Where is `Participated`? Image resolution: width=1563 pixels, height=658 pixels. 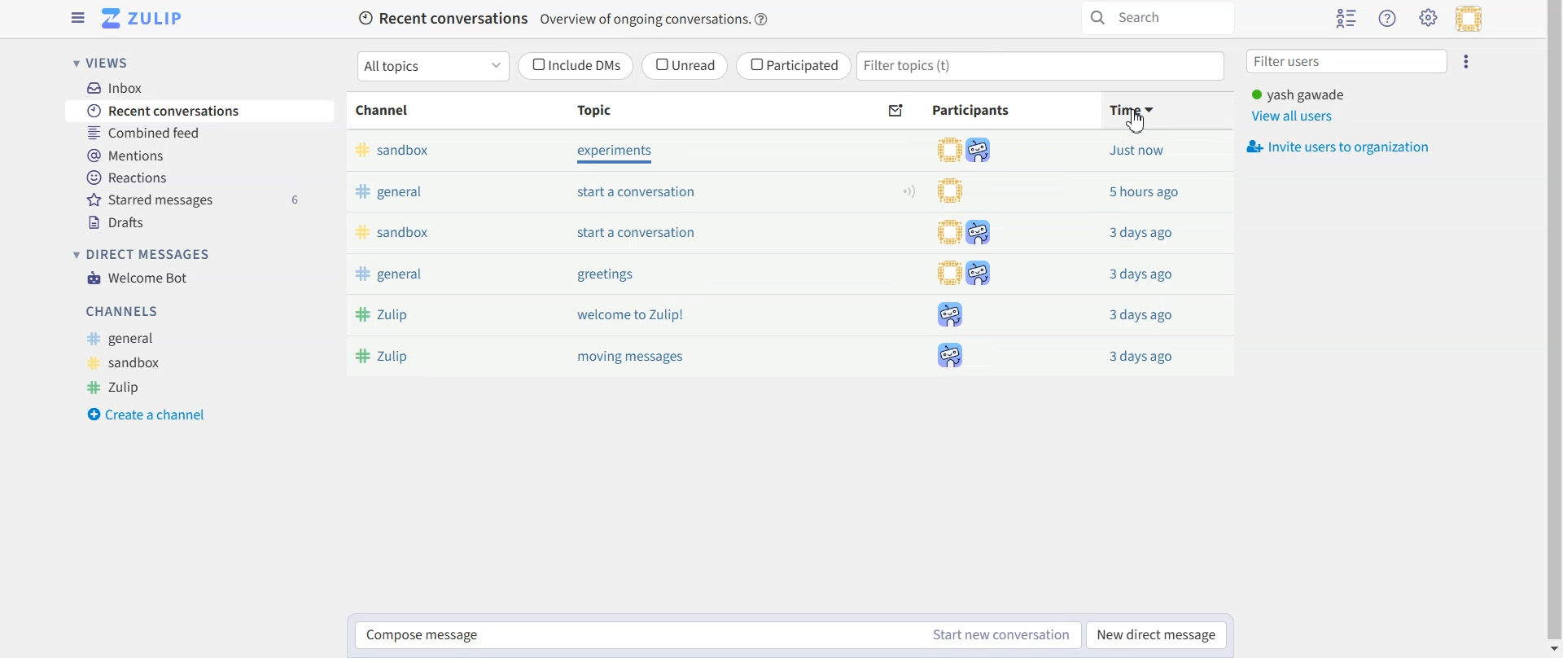 Participated is located at coordinates (795, 66).